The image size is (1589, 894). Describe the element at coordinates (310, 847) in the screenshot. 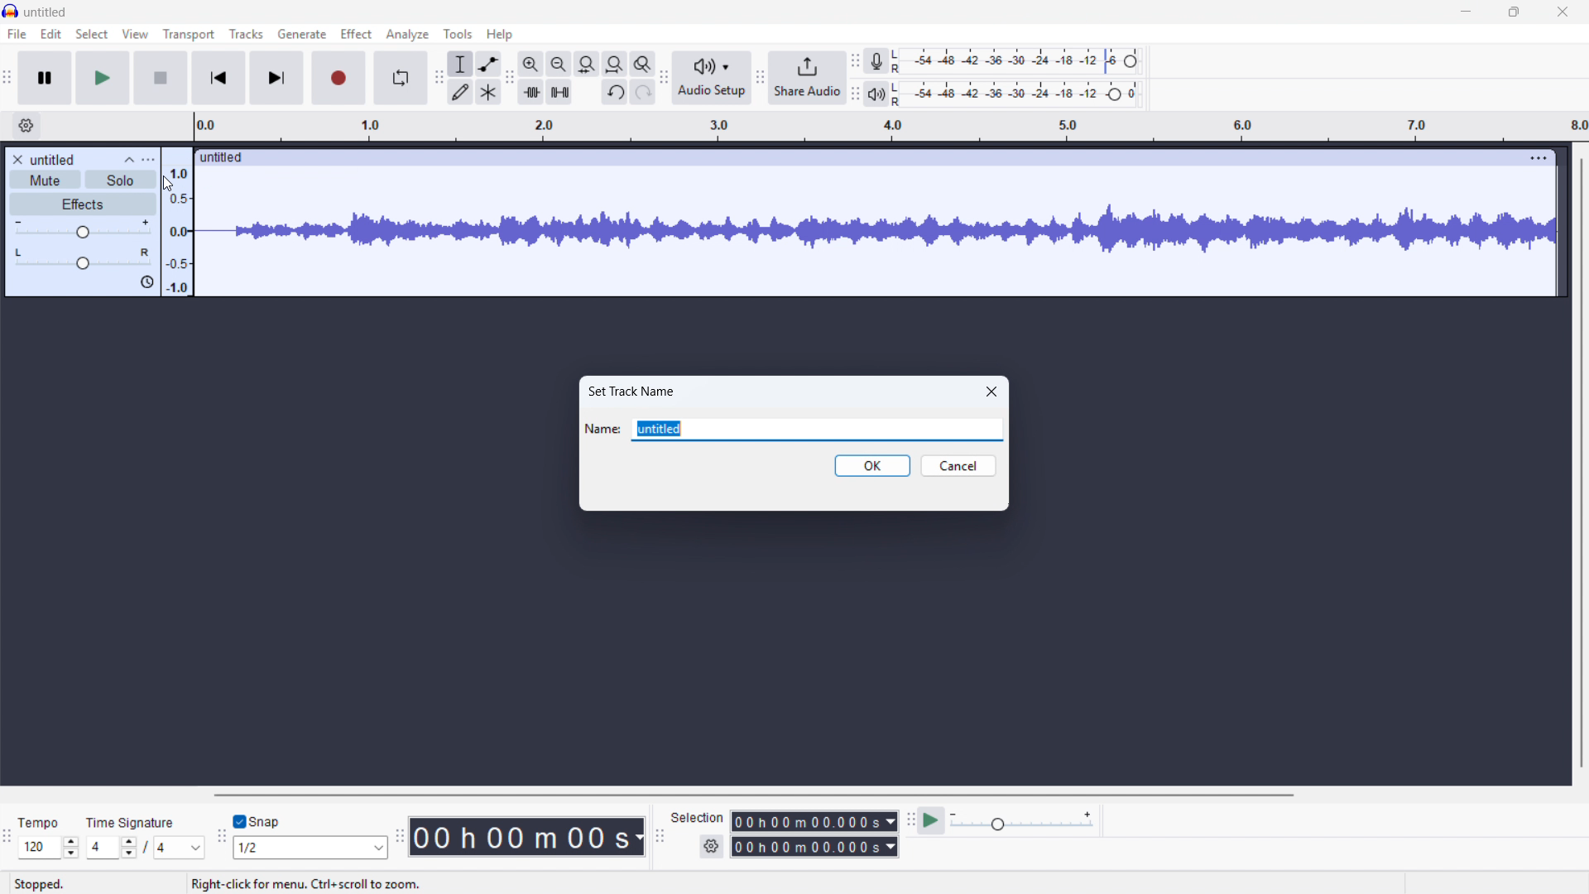

I see `Set snapping ` at that location.